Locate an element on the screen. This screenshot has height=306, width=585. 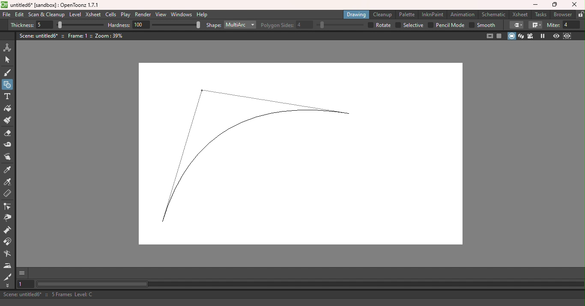
Thickness bar is located at coordinates (80, 24).